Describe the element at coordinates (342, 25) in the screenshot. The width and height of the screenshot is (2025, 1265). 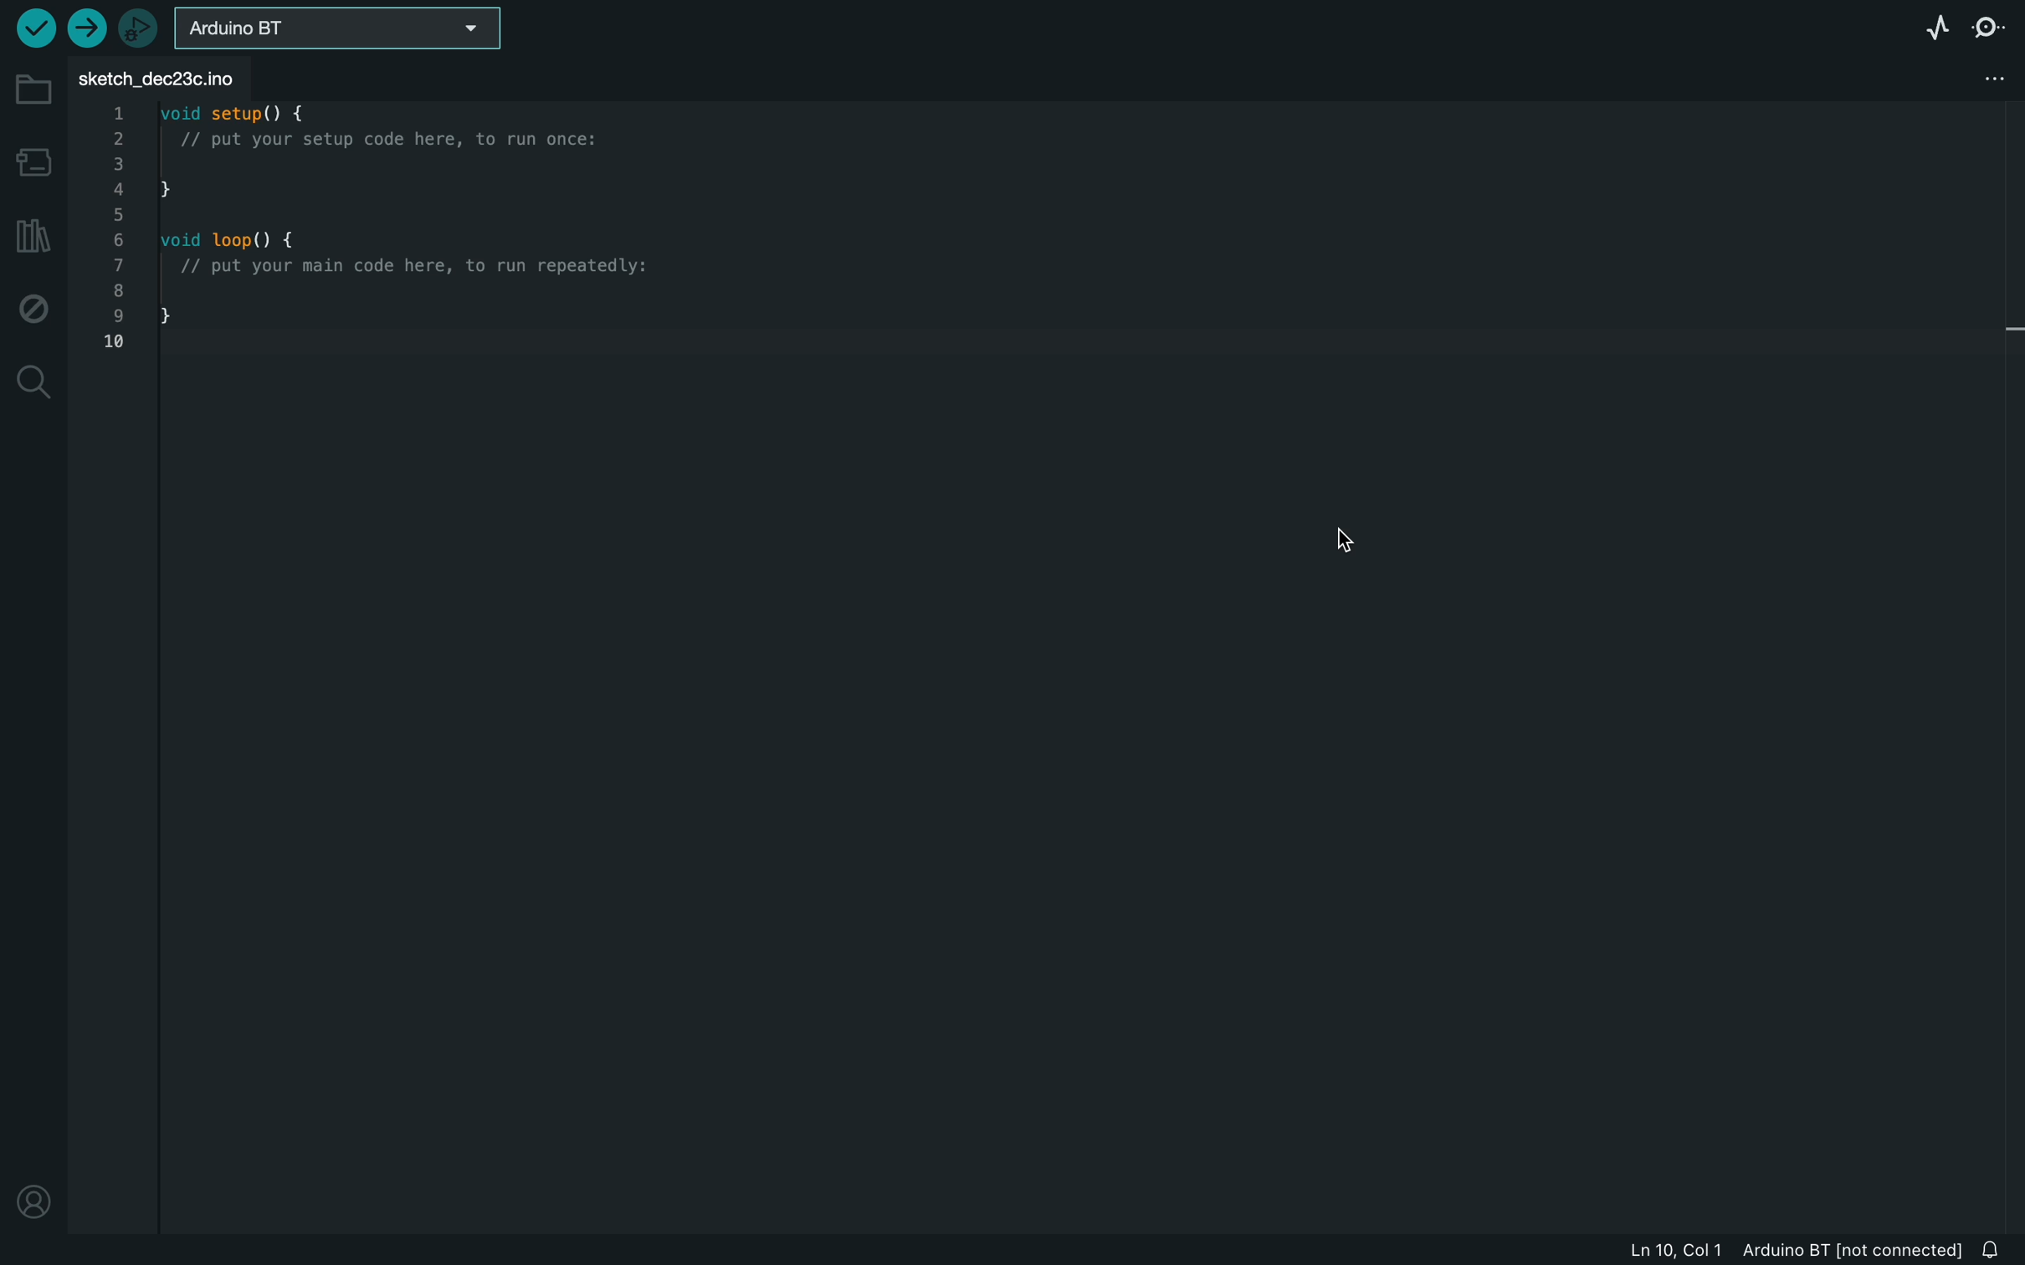
I see `board selecter` at that location.